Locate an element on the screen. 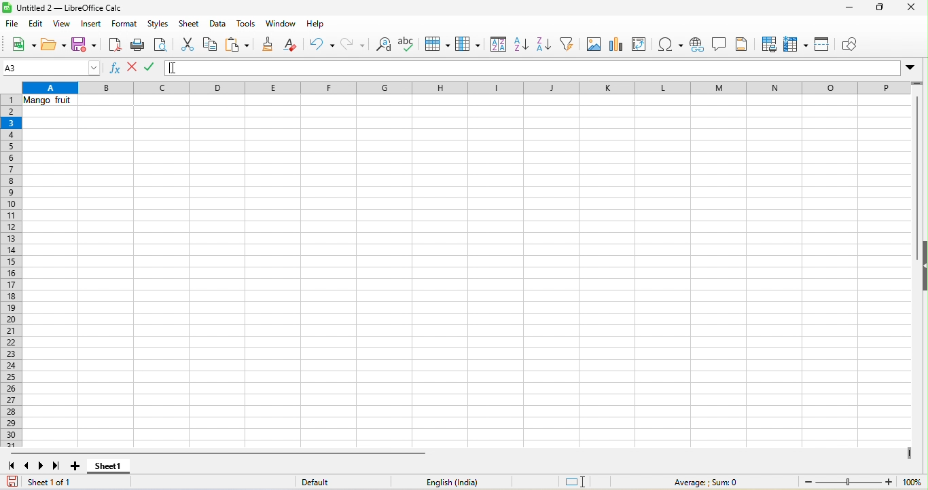 Image resolution: width=928 pixels, height=490 pixels. save is located at coordinates (84, 43).